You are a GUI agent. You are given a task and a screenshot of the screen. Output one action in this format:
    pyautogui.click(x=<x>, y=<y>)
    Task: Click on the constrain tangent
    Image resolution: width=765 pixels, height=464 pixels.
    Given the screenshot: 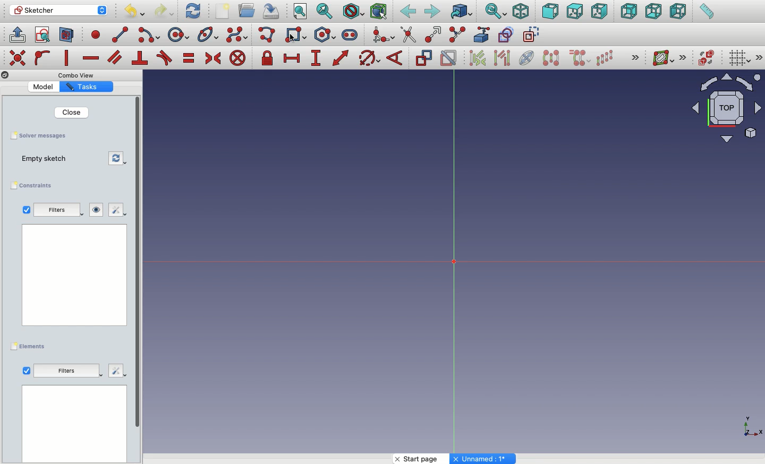 What is the action you would take?
    pyautogui.click(x=165, y=58)
    